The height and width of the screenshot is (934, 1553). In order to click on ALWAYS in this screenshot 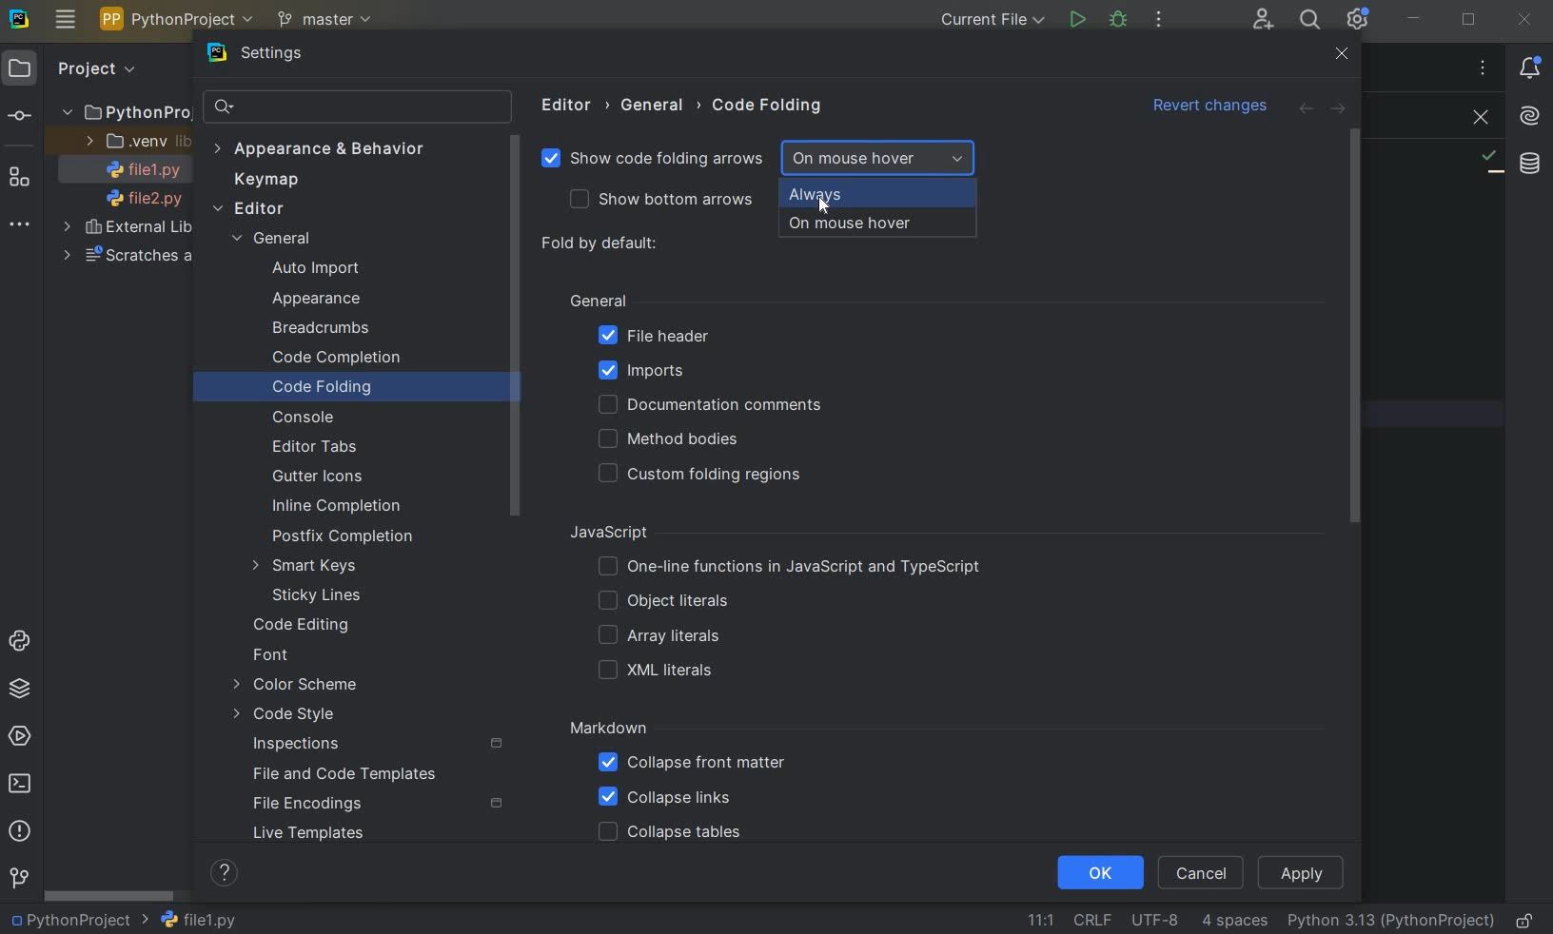, I will do `click(876, 195)`.